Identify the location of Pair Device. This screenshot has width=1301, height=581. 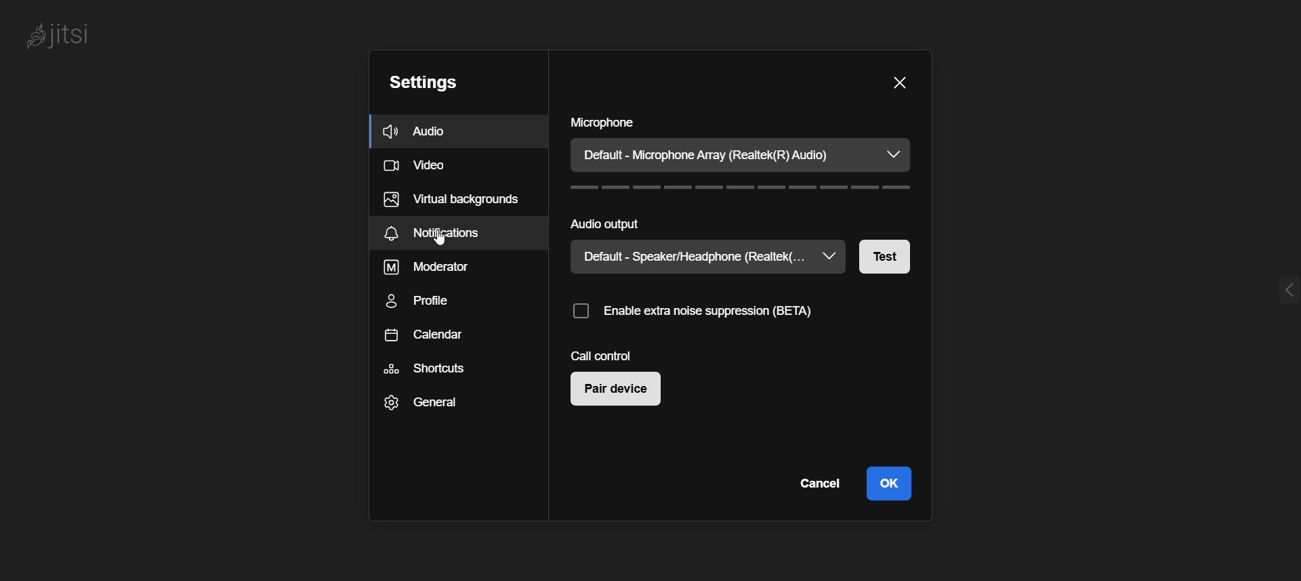
(619, 388).